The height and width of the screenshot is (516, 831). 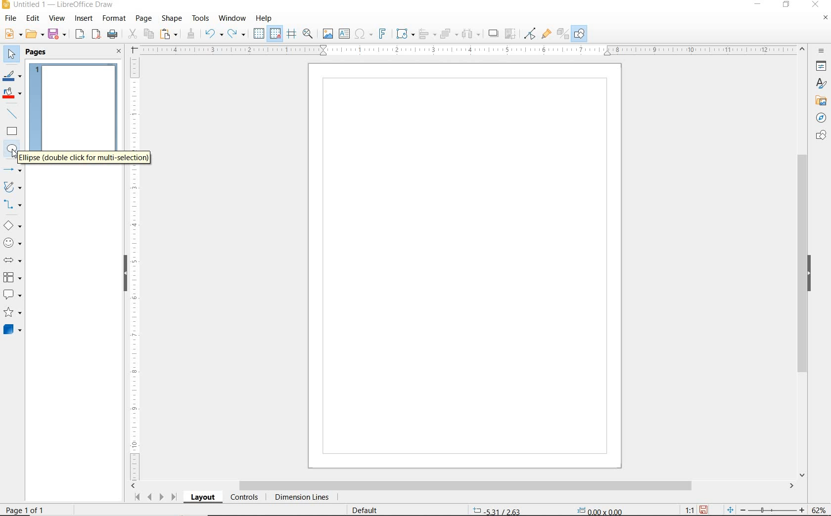 What do you see at coordinates (57, 19) in the screenshot?
I see `VIEW` at bounding box center [57, 19].